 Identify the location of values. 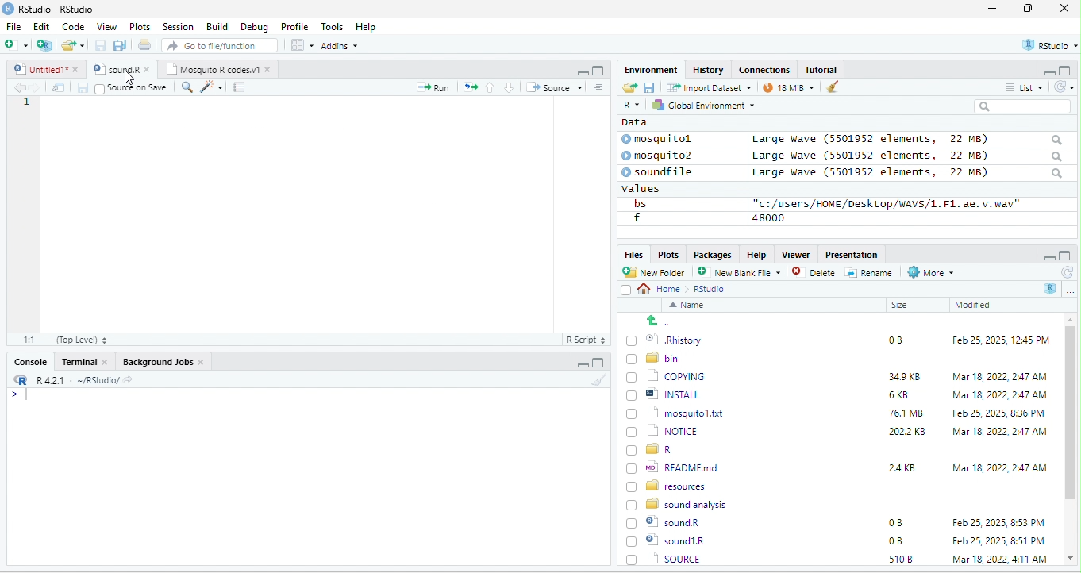
(649, 189).